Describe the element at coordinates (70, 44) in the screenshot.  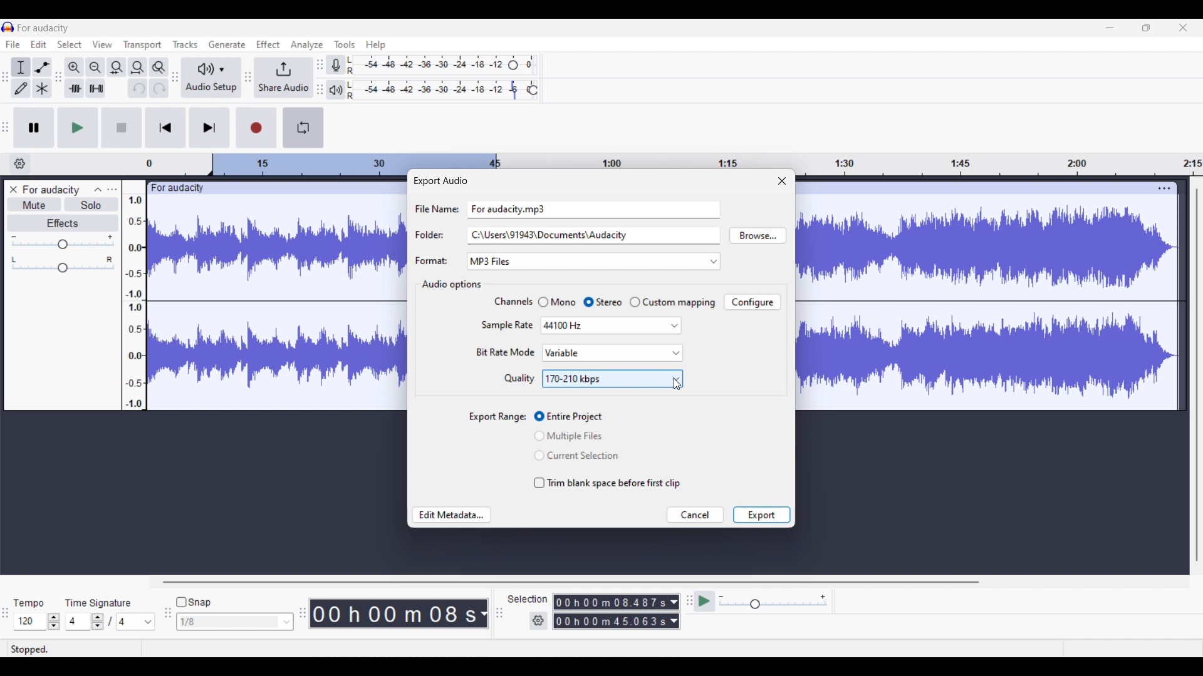
I see `Select menu` at that location.